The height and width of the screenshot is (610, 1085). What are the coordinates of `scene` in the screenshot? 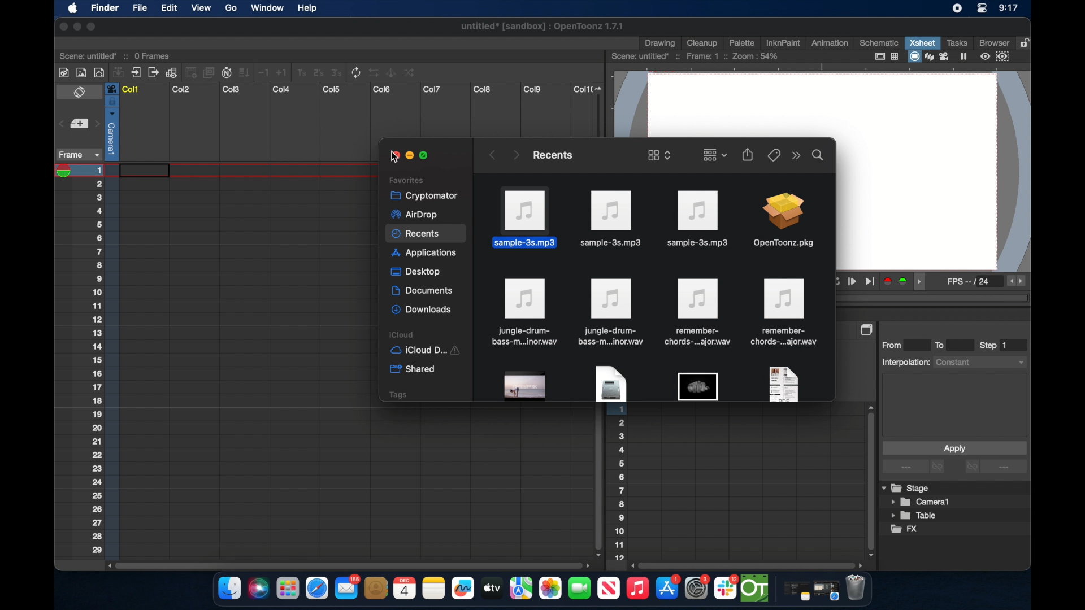 It's located at (116, 55).